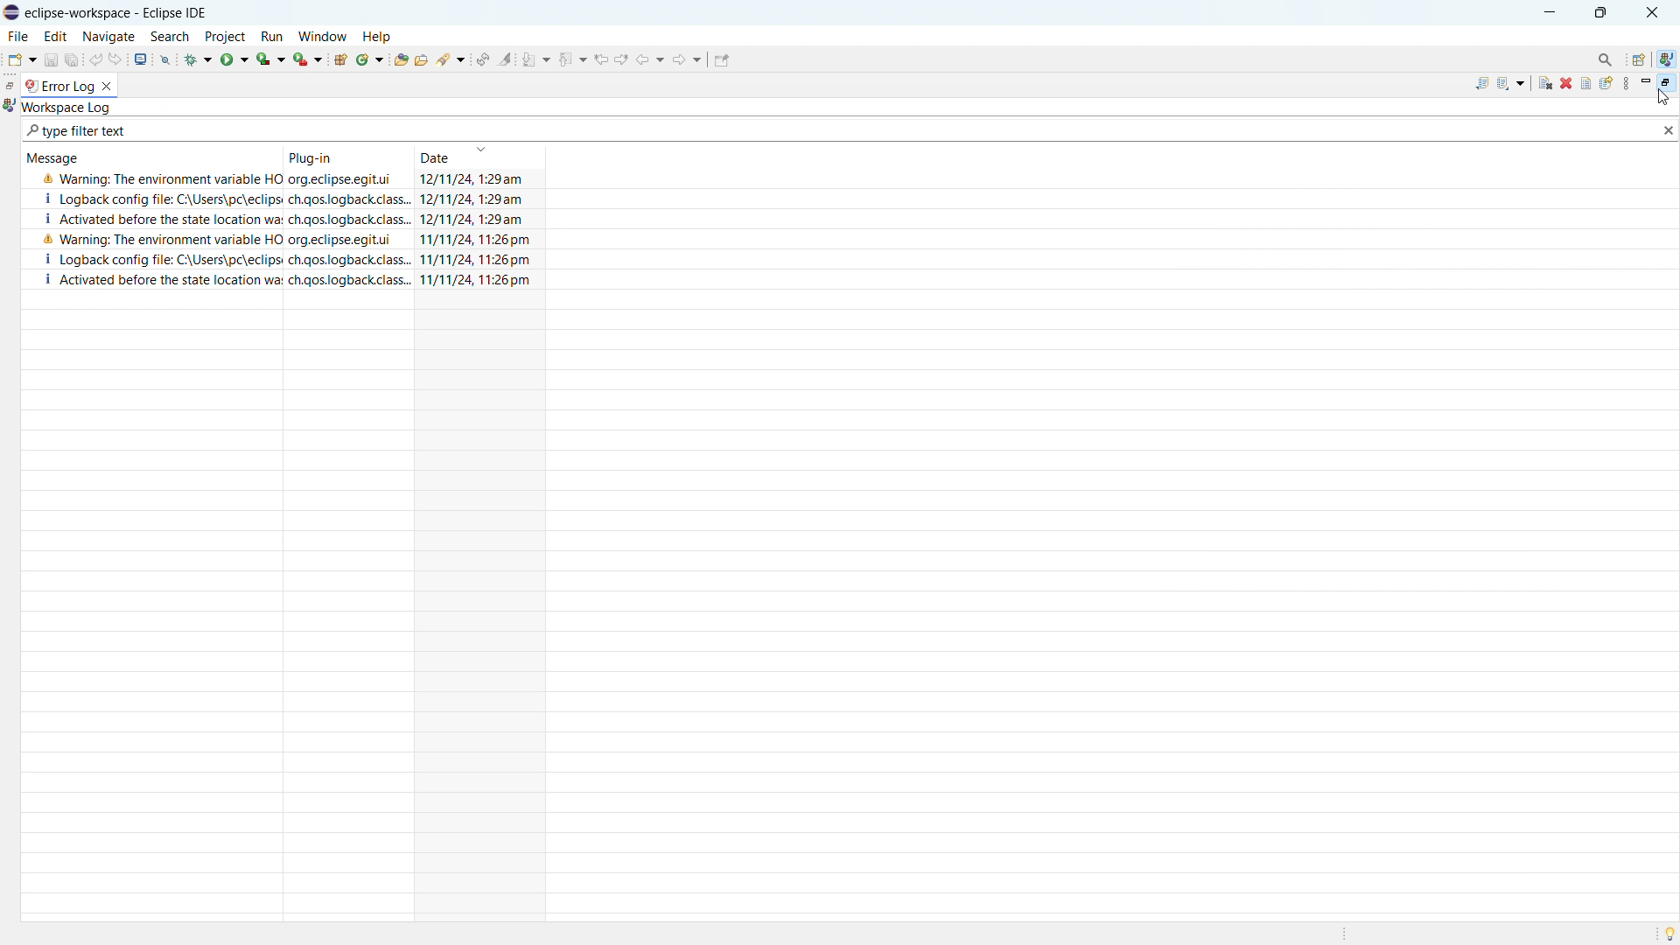 This screenshot has width=1680, height=945. Describe the element at coordinates (159, 259) in the screenshot. I see `i Logback config file: C:\Users\pc\eclips` at that location.